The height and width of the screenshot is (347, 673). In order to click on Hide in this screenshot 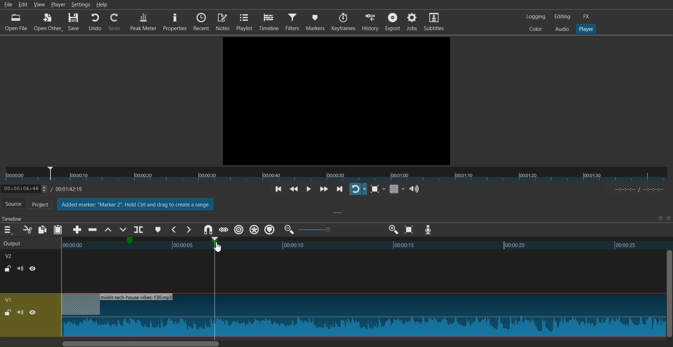, I will do `click(33, 312)`.